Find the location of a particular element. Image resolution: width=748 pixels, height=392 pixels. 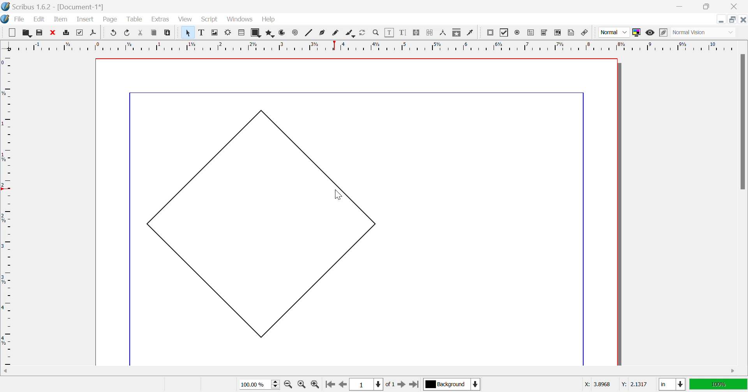

Zoom out by the stepping value in Tools preferences is located at coordinates (289, 386).